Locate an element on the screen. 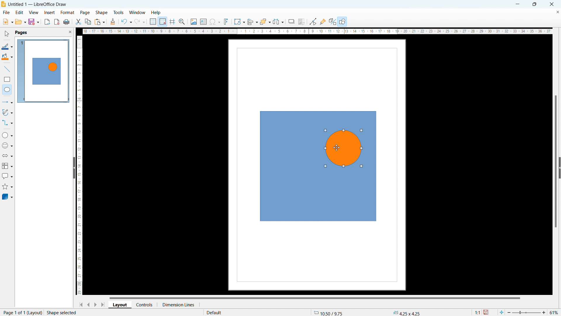  zoom in is located at coordinates (544, 312).